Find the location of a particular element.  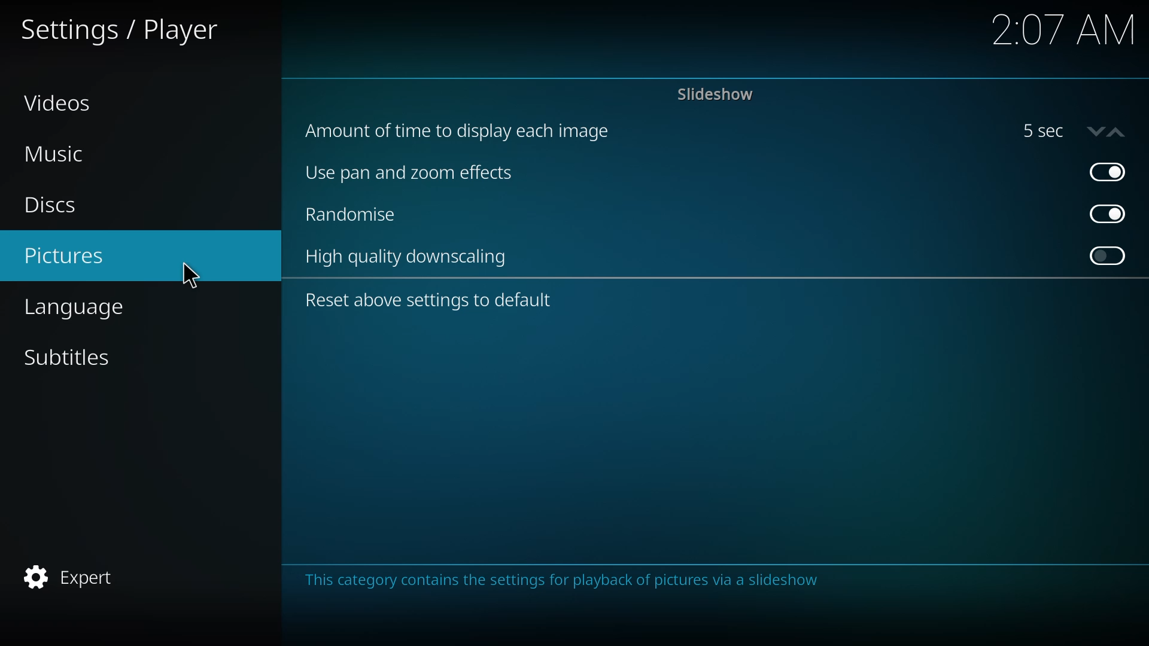

use pan and zoom effects is located at coordinates (417, 175).